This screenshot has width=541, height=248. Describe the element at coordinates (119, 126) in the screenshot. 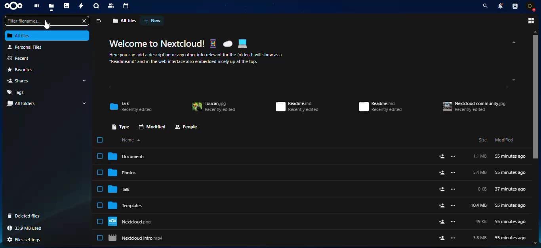

I see `type` at that location.